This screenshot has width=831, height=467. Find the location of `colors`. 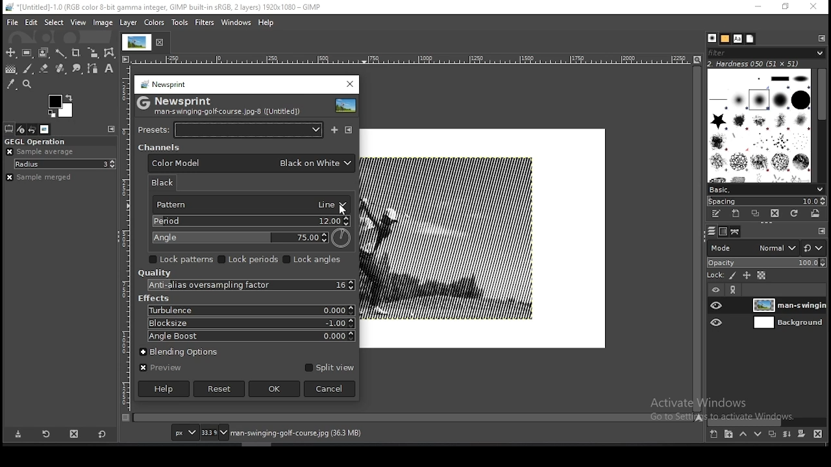

colors is located at coordinates (60, 106).